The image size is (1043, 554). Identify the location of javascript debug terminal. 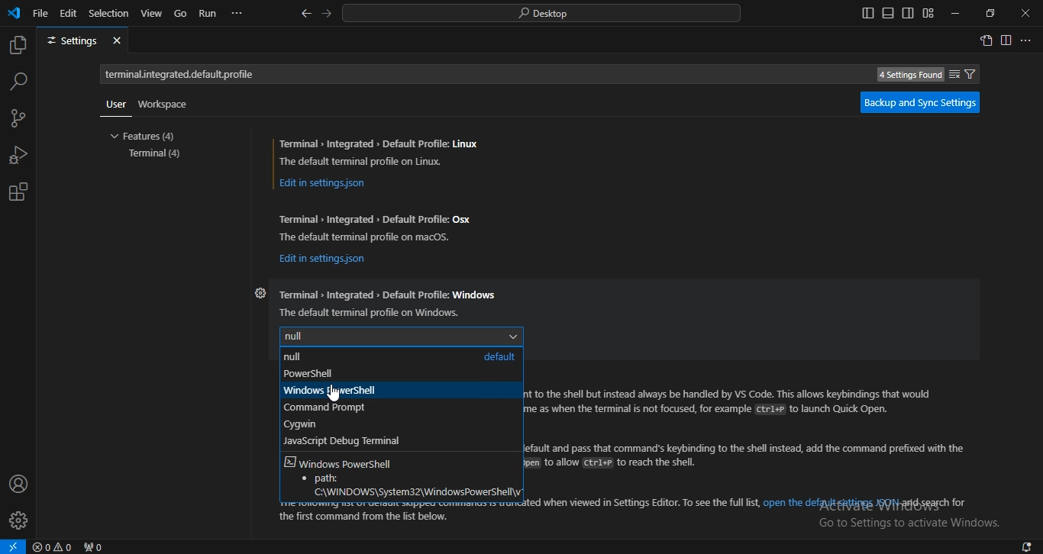
(341, 440).